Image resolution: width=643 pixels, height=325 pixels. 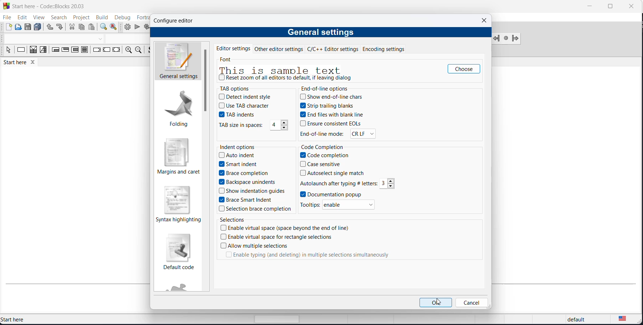 What do you see at coordinates (127, 51) in the screenshot?
I see `zoom in` at bounding box center [127, 51].